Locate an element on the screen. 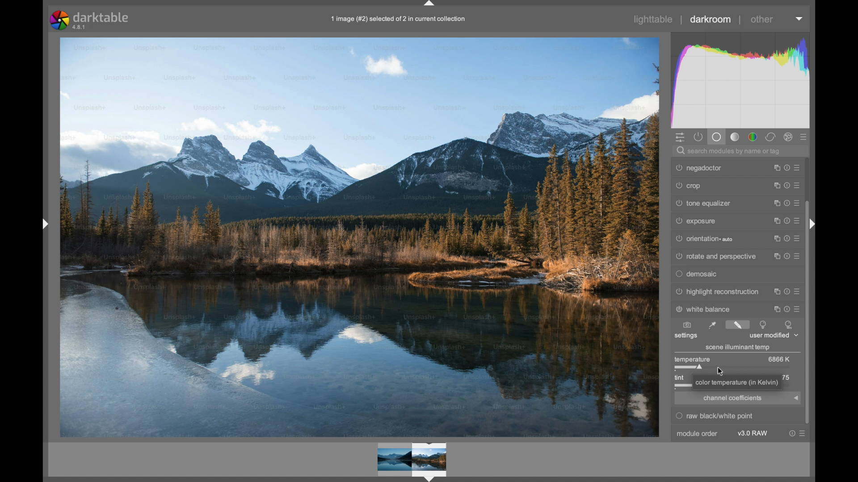 The image size is (858, 482). reset parameter is located at coordinates (792, 433).